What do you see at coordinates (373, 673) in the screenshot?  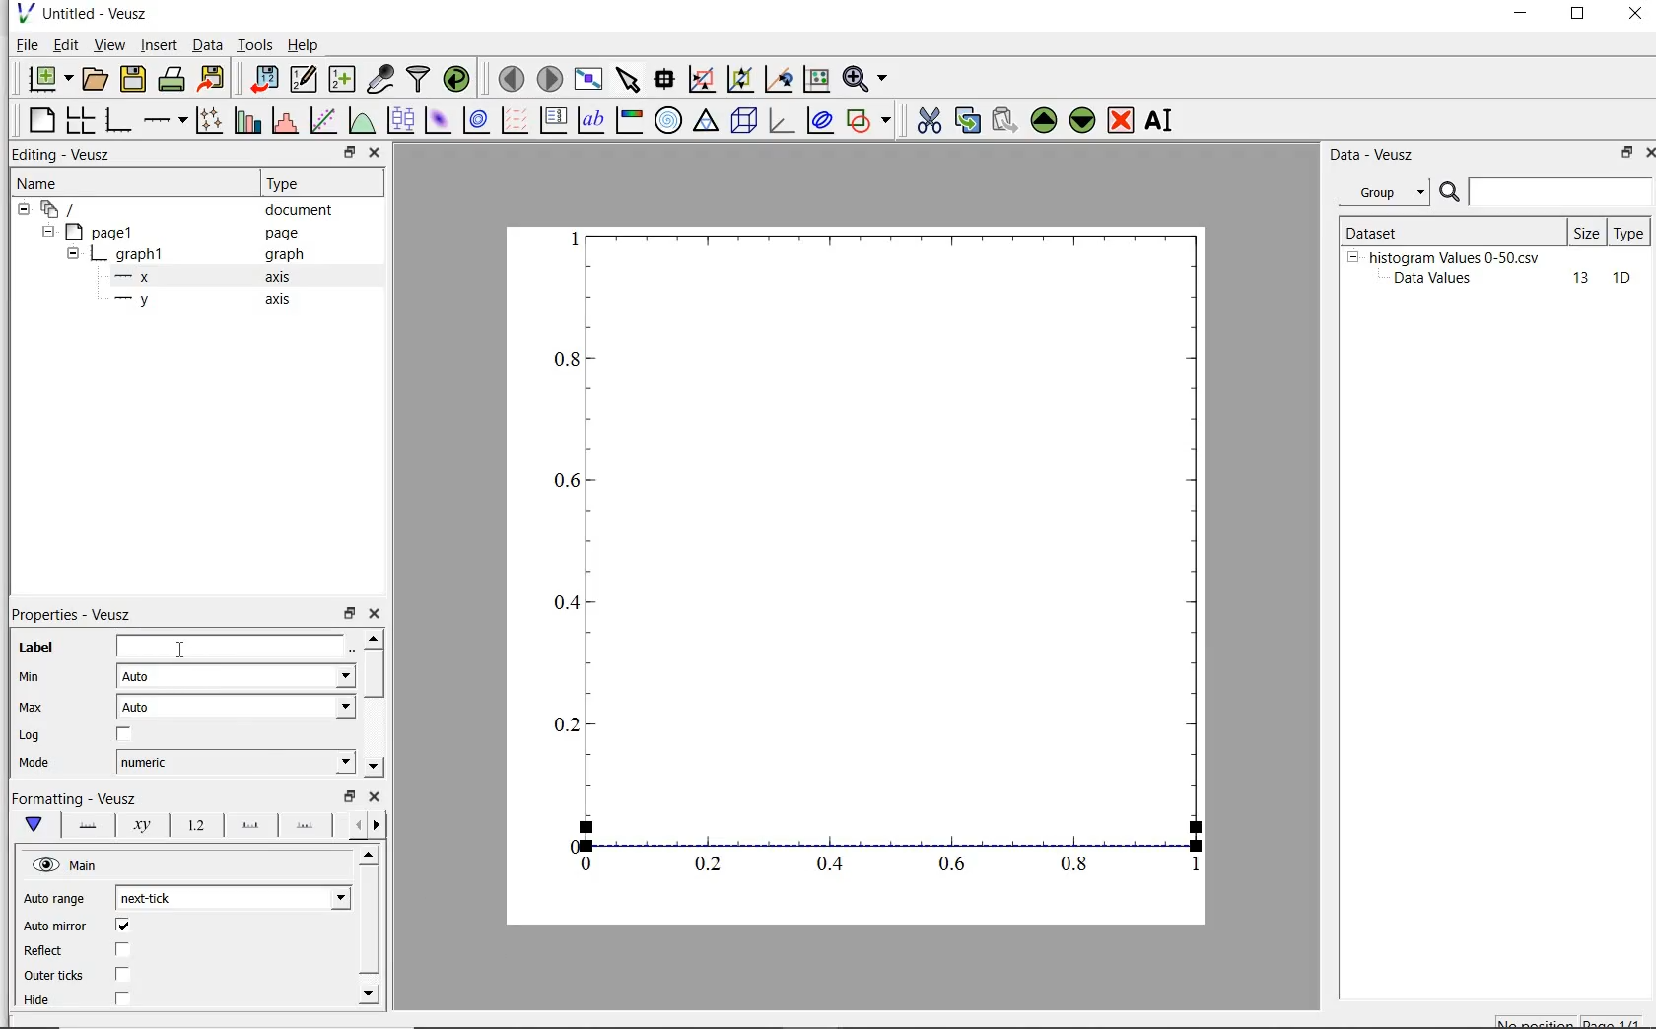 I see `vertical scrollbar` at bounding box center [373, 673].